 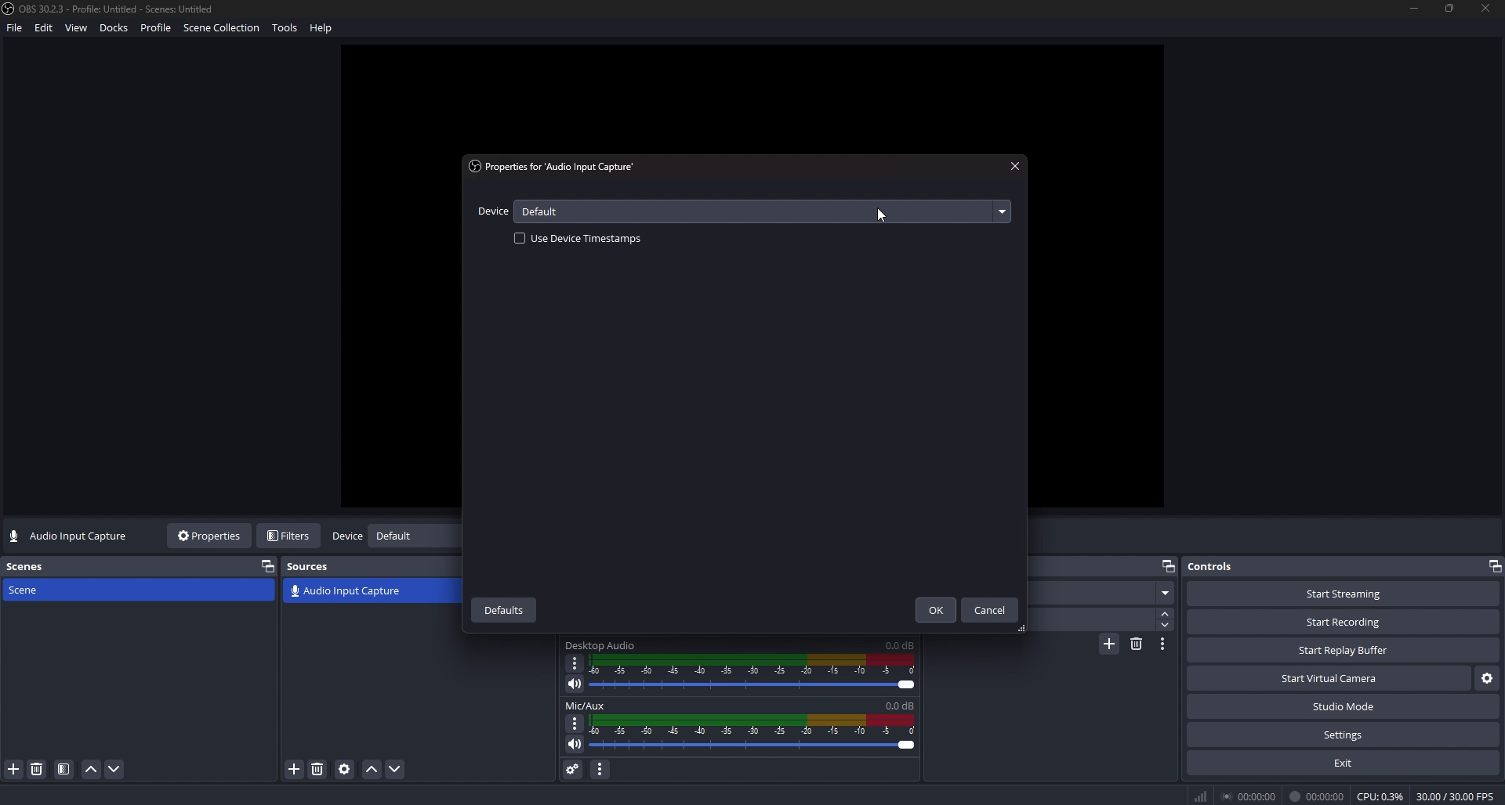 What do you see at coordinates (1089, 620) in the screenshot?
I see `duration` at bounding box center [1089, 620].